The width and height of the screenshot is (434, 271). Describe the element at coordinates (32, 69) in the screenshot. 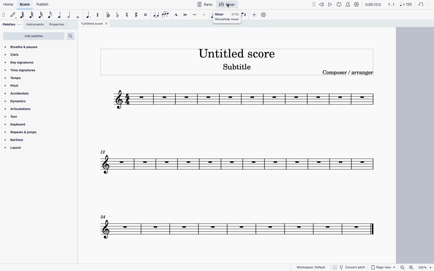

I see `time signatures` at that location.